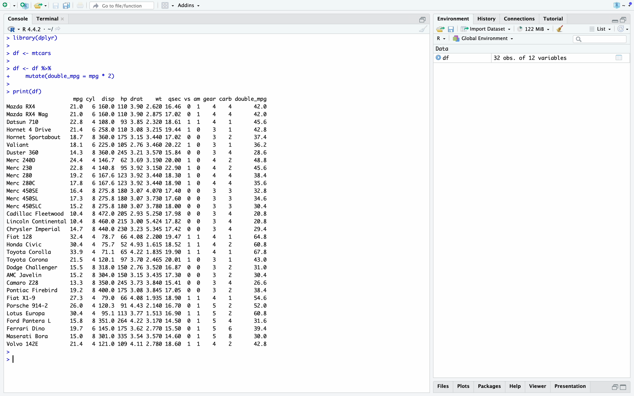  I want to click on Addins, so click(189, 6).